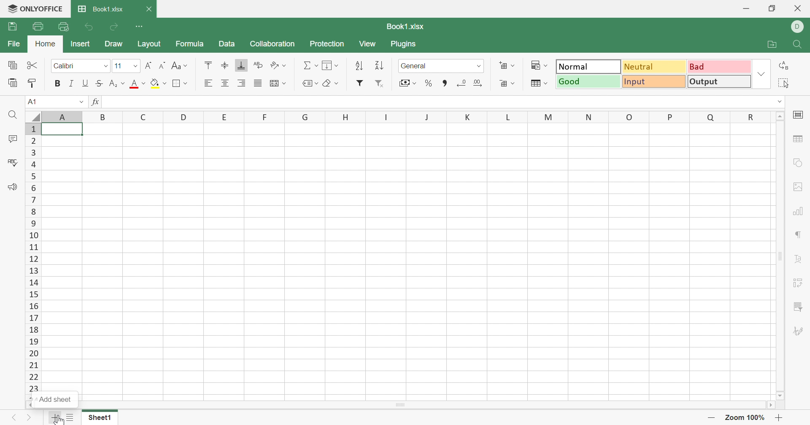 This screenshot has width=810, height=425. Describe the element at coordinates (629, 116) in the screenshot. I see `O` at that location.